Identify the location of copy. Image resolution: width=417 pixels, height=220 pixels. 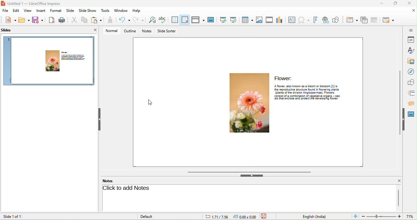
(83, 20).